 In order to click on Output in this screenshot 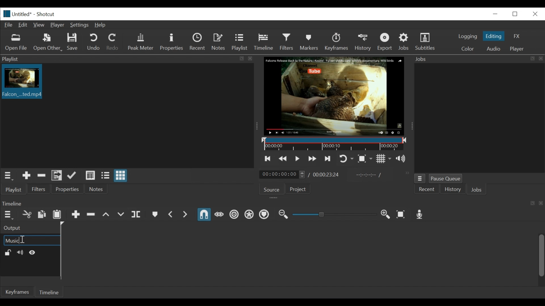, I will do `click(27, 228)`.